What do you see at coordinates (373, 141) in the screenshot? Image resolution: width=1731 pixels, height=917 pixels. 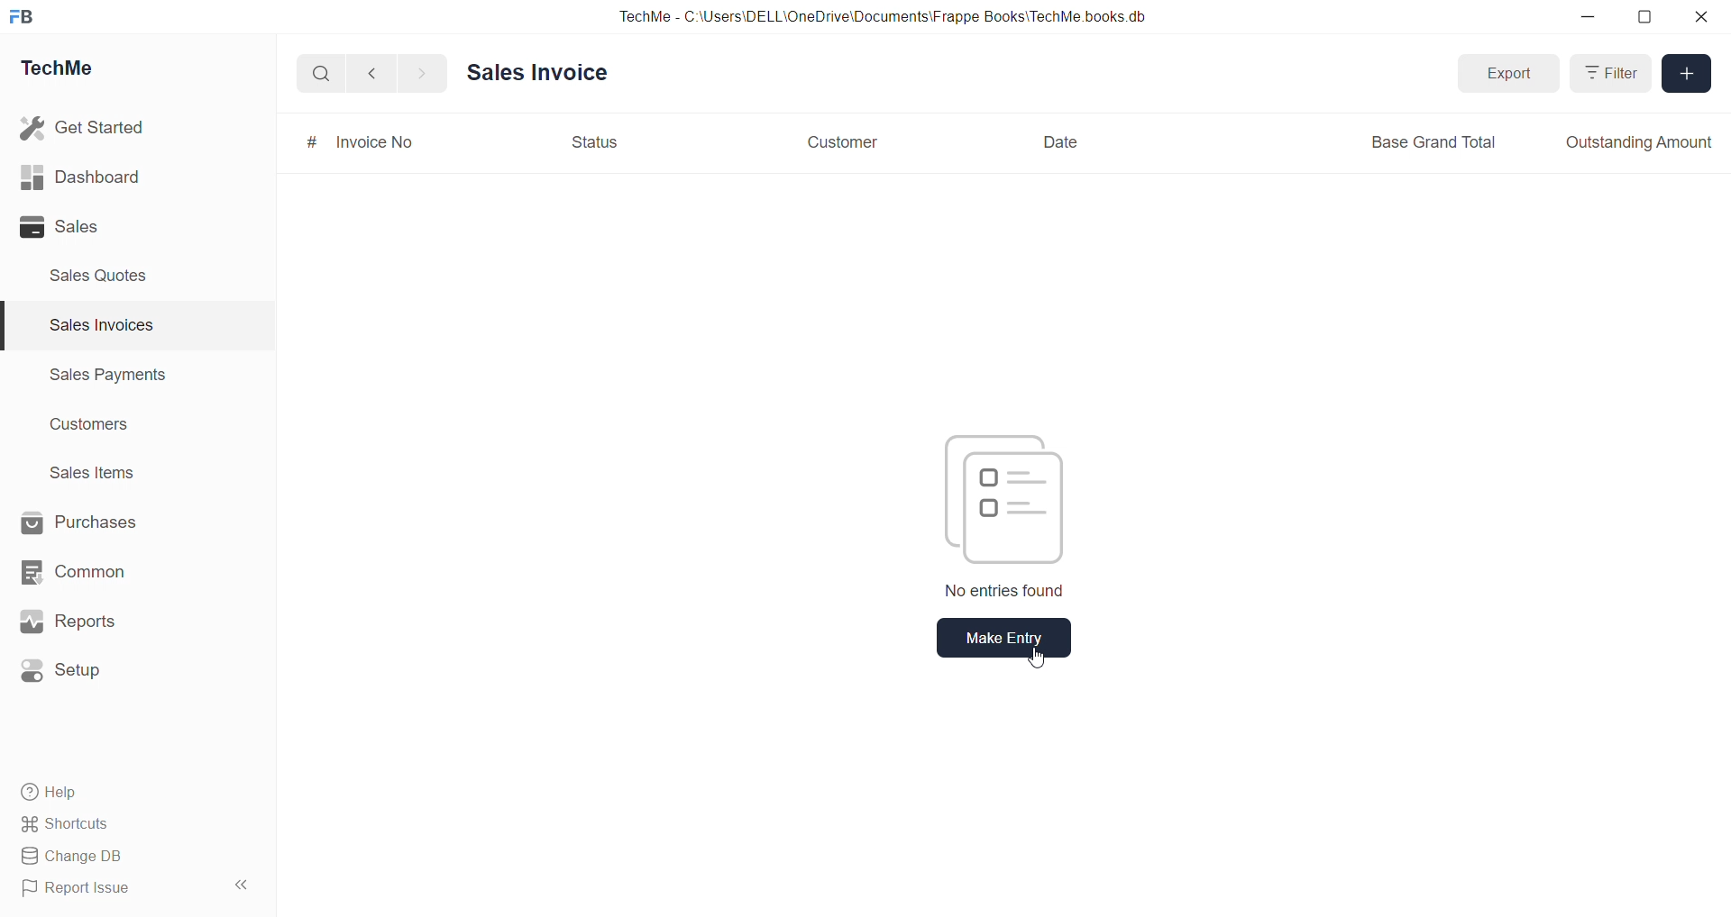 I see `Invoice No` at bounding box center [373, 141].